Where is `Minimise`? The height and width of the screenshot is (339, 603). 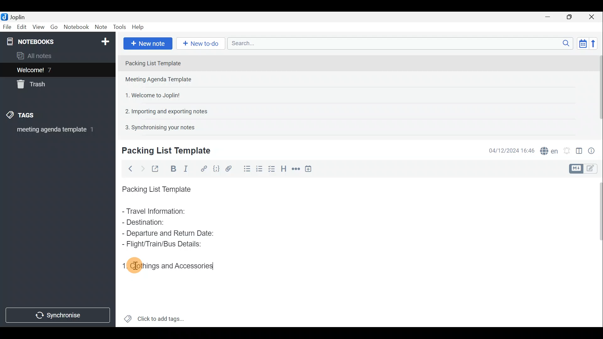 Minimise is located at coordinates (551, 18).